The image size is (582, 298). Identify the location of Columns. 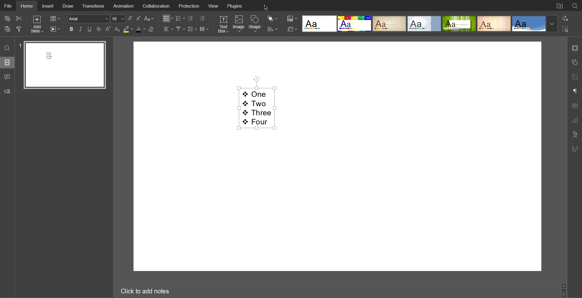
(205, 29).